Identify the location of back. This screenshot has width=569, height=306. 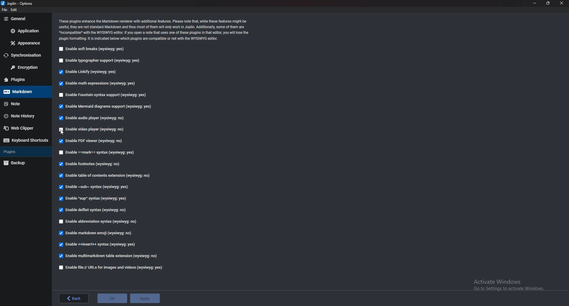
(74, 298).